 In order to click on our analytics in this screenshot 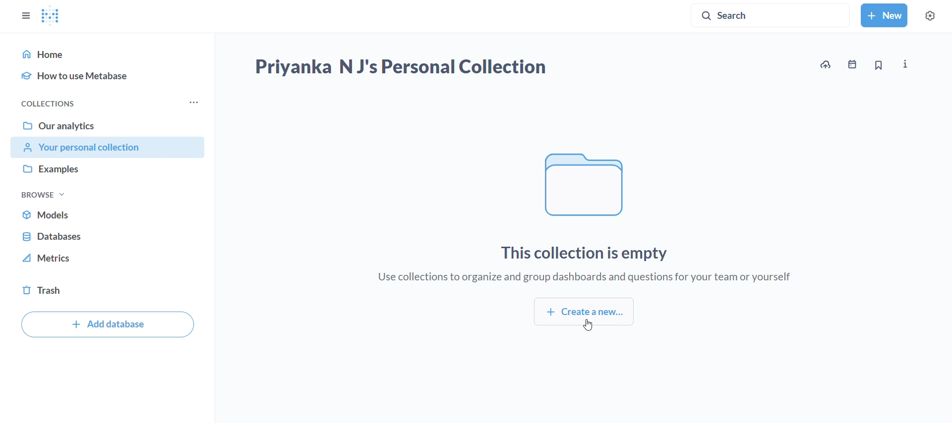, I will do `click(108, 125)`.